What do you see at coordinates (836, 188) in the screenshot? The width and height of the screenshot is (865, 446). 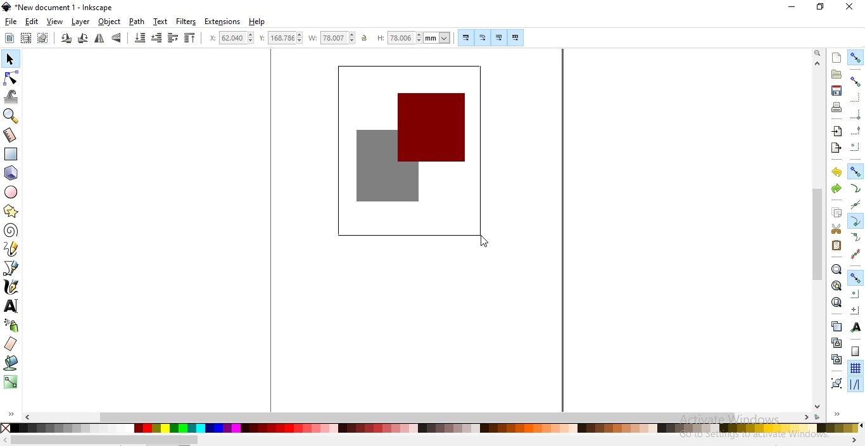 I see `redo` at bounding box center [836, 188].